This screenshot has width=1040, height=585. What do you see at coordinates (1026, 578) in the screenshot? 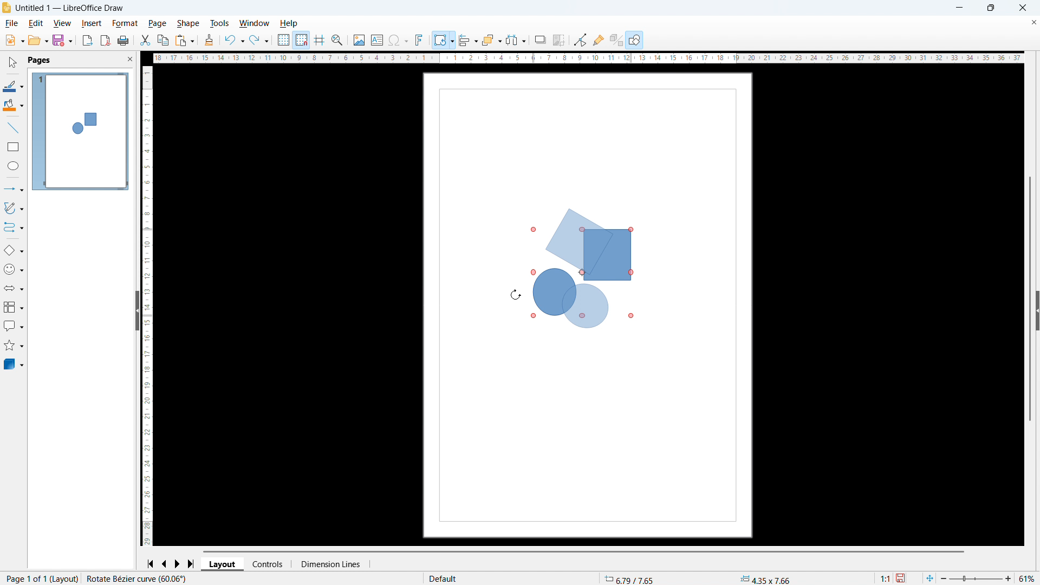
I see `Zoom level ` at bounding box center [1026, 578].